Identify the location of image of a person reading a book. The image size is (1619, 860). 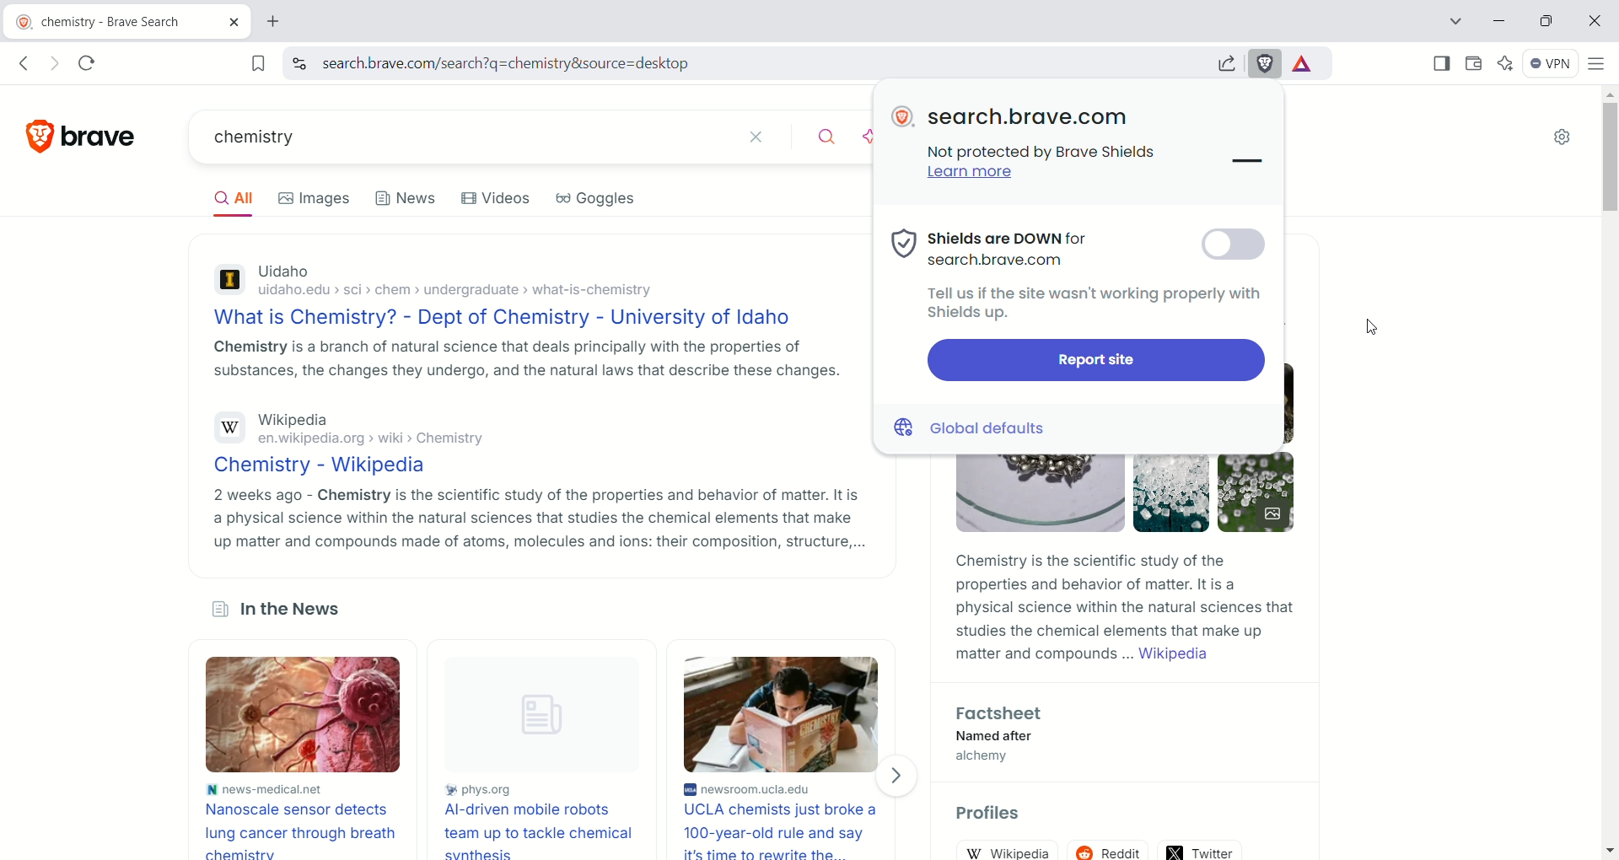
(783, 712).